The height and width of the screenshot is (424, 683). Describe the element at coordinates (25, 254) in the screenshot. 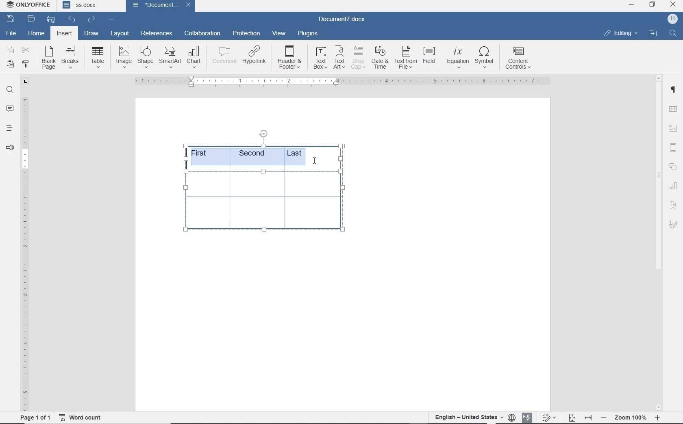

I see `ruler` at that location.